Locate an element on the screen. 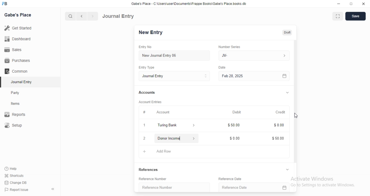  Sales is located at coordinates (18, 49).